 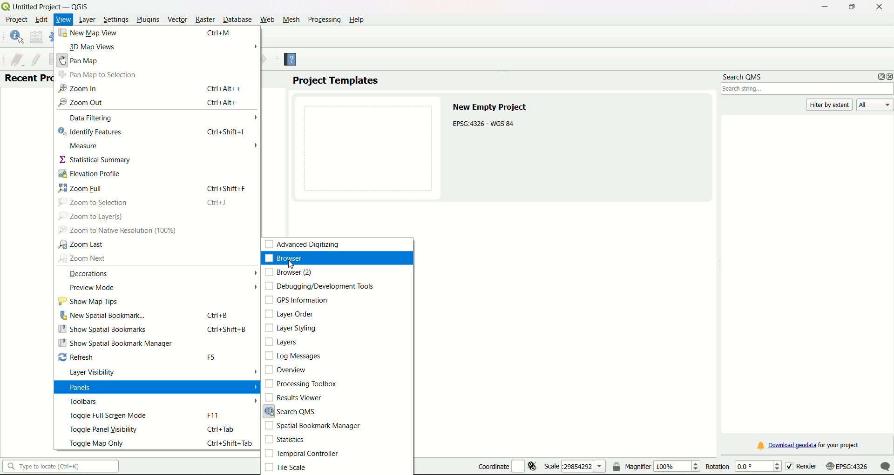 What do you see at coordinates (336, 80) in the screenshot?
I see `project templates` at bounding box center [336, 80].